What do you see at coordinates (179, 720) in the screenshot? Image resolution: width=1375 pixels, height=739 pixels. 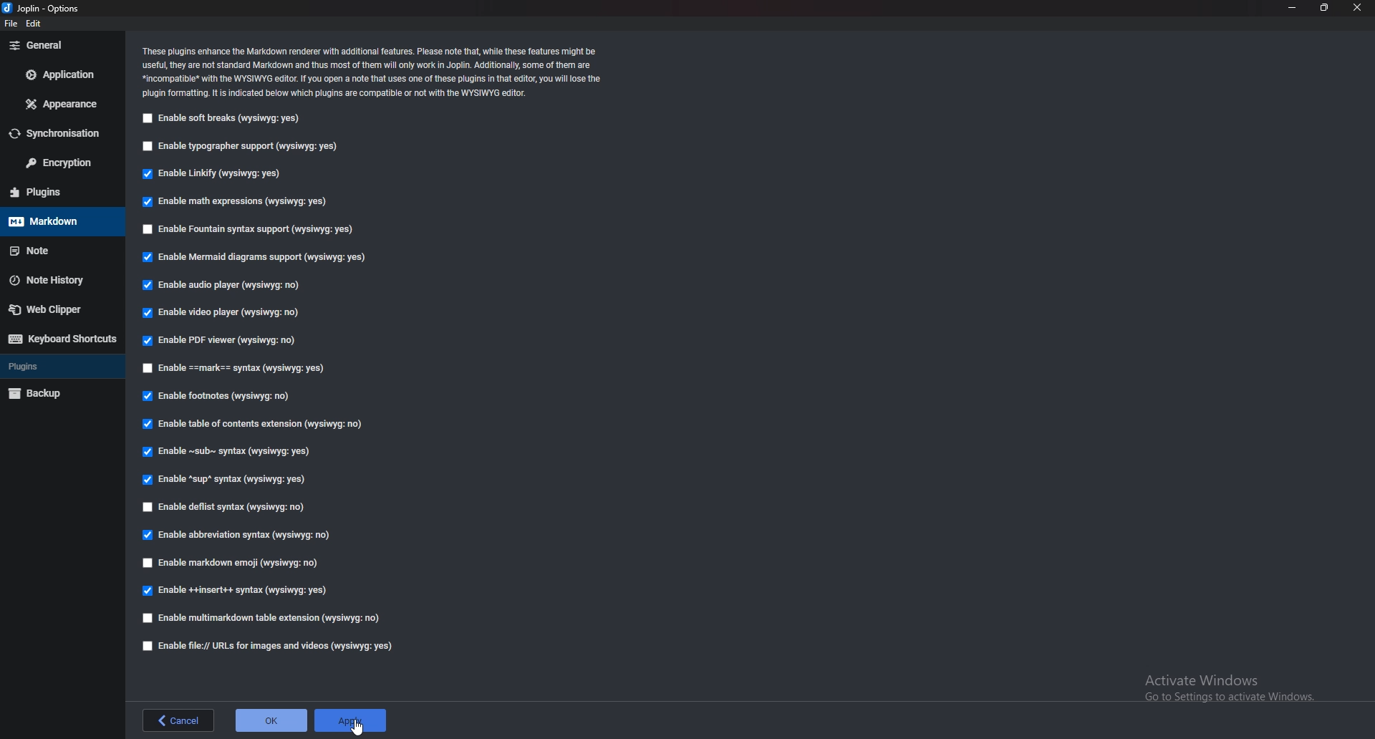 I see `back` at bounding box center [179, 720].